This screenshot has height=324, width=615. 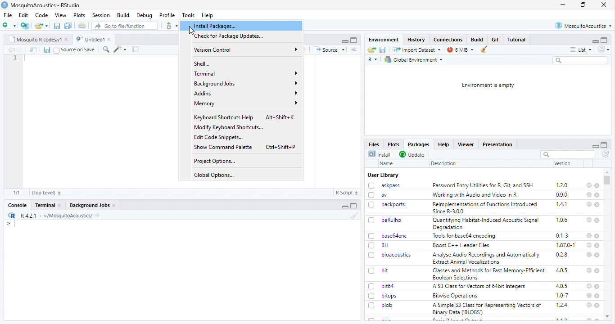 I want to click on list, so click(x=581, y=50).